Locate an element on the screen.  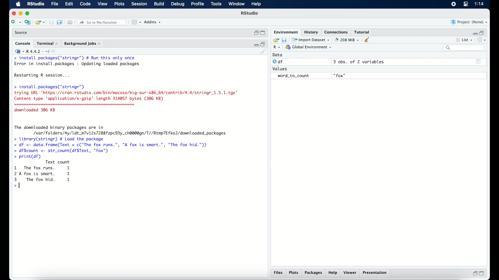
help is located at coordinates (257, 4).